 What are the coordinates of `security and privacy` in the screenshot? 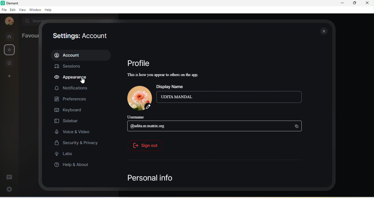 It's located at (76, 143).